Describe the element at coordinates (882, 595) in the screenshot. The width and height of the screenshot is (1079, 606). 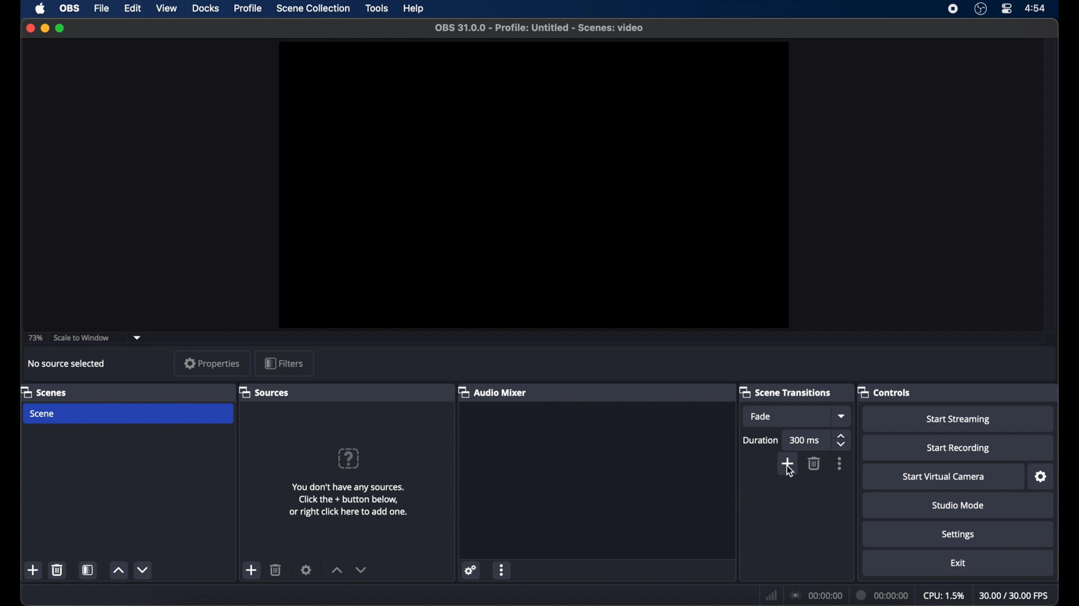
I see `duration` at that location.